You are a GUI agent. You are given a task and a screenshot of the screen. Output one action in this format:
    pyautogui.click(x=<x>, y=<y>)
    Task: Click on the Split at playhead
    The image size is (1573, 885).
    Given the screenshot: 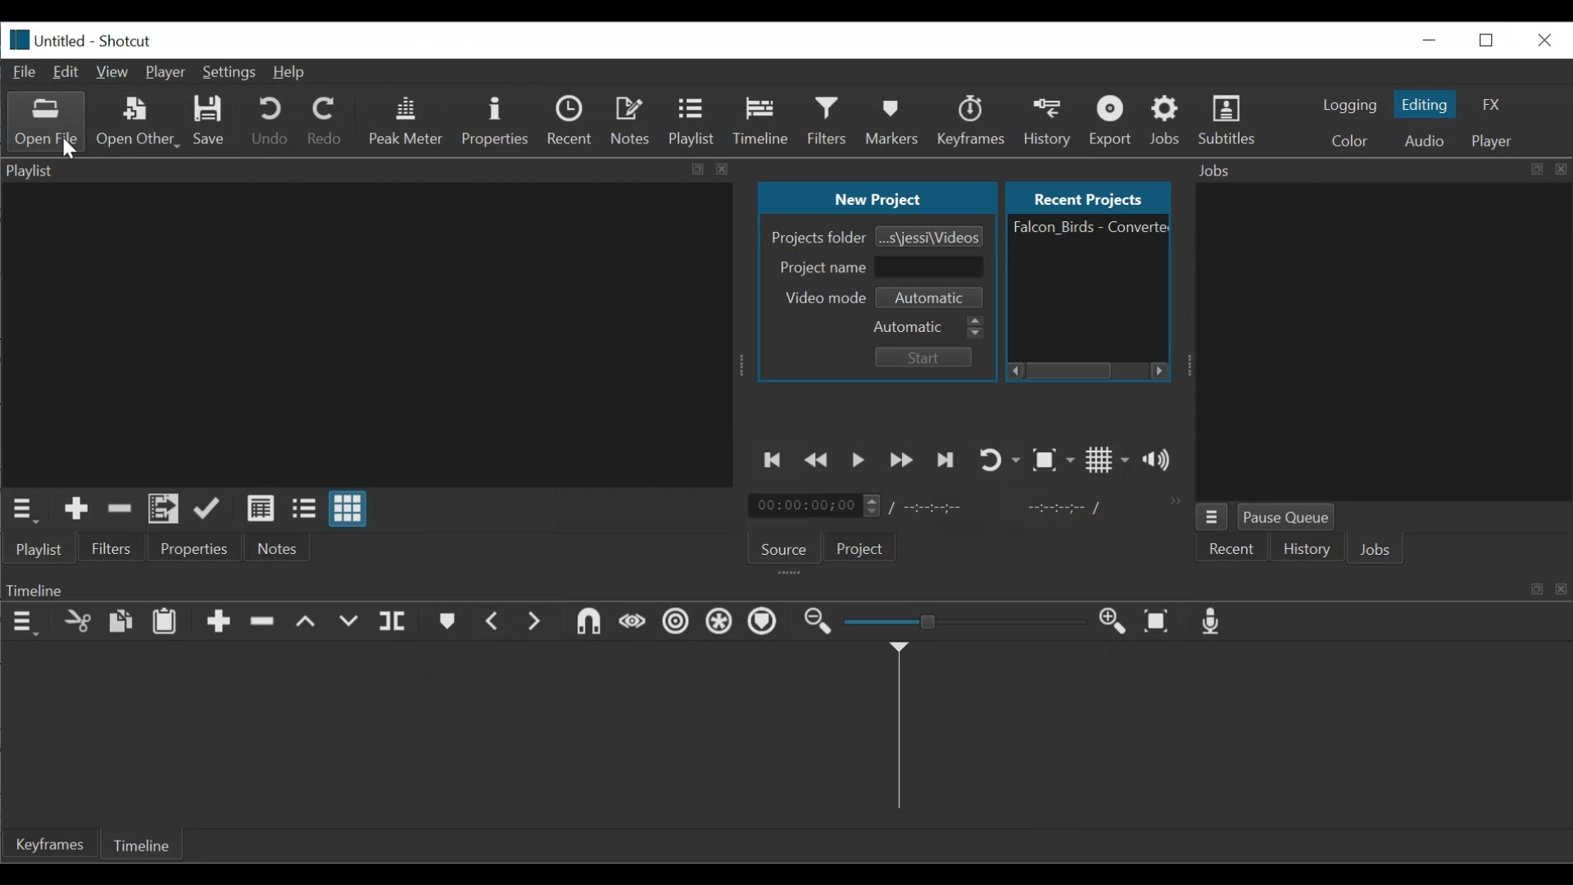 What is the action you would take?
    pyautogui.click(x=395, y=622)
    